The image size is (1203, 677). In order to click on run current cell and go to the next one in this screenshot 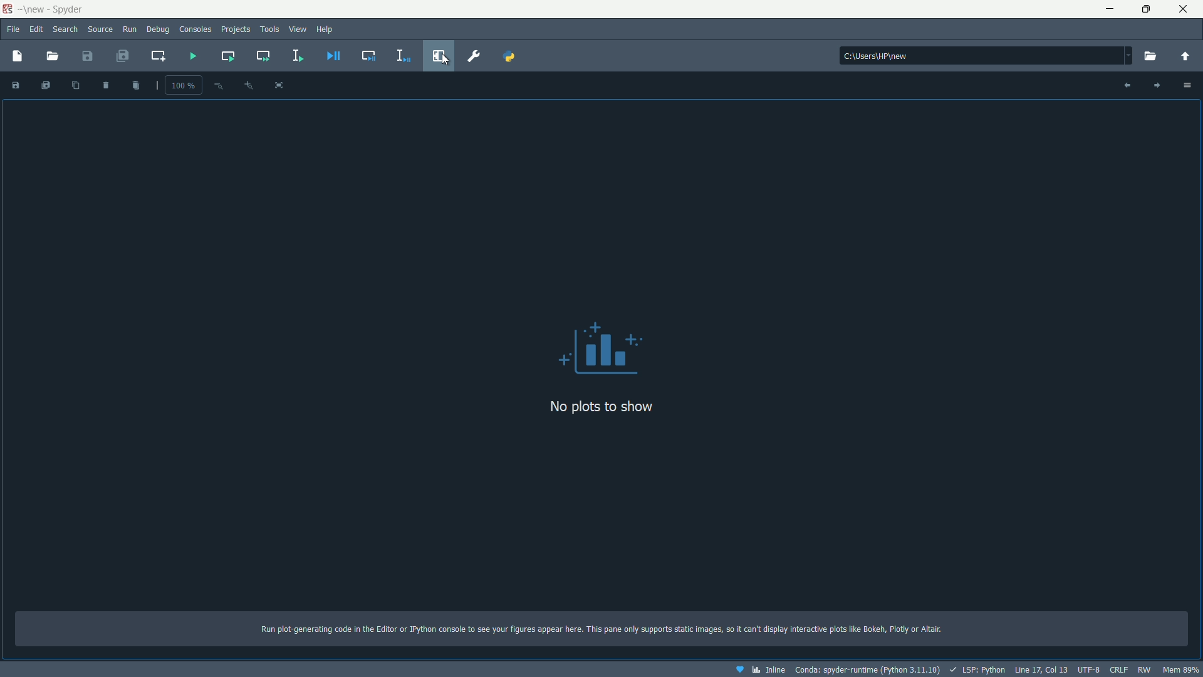, I will do `click(262, 56)`.